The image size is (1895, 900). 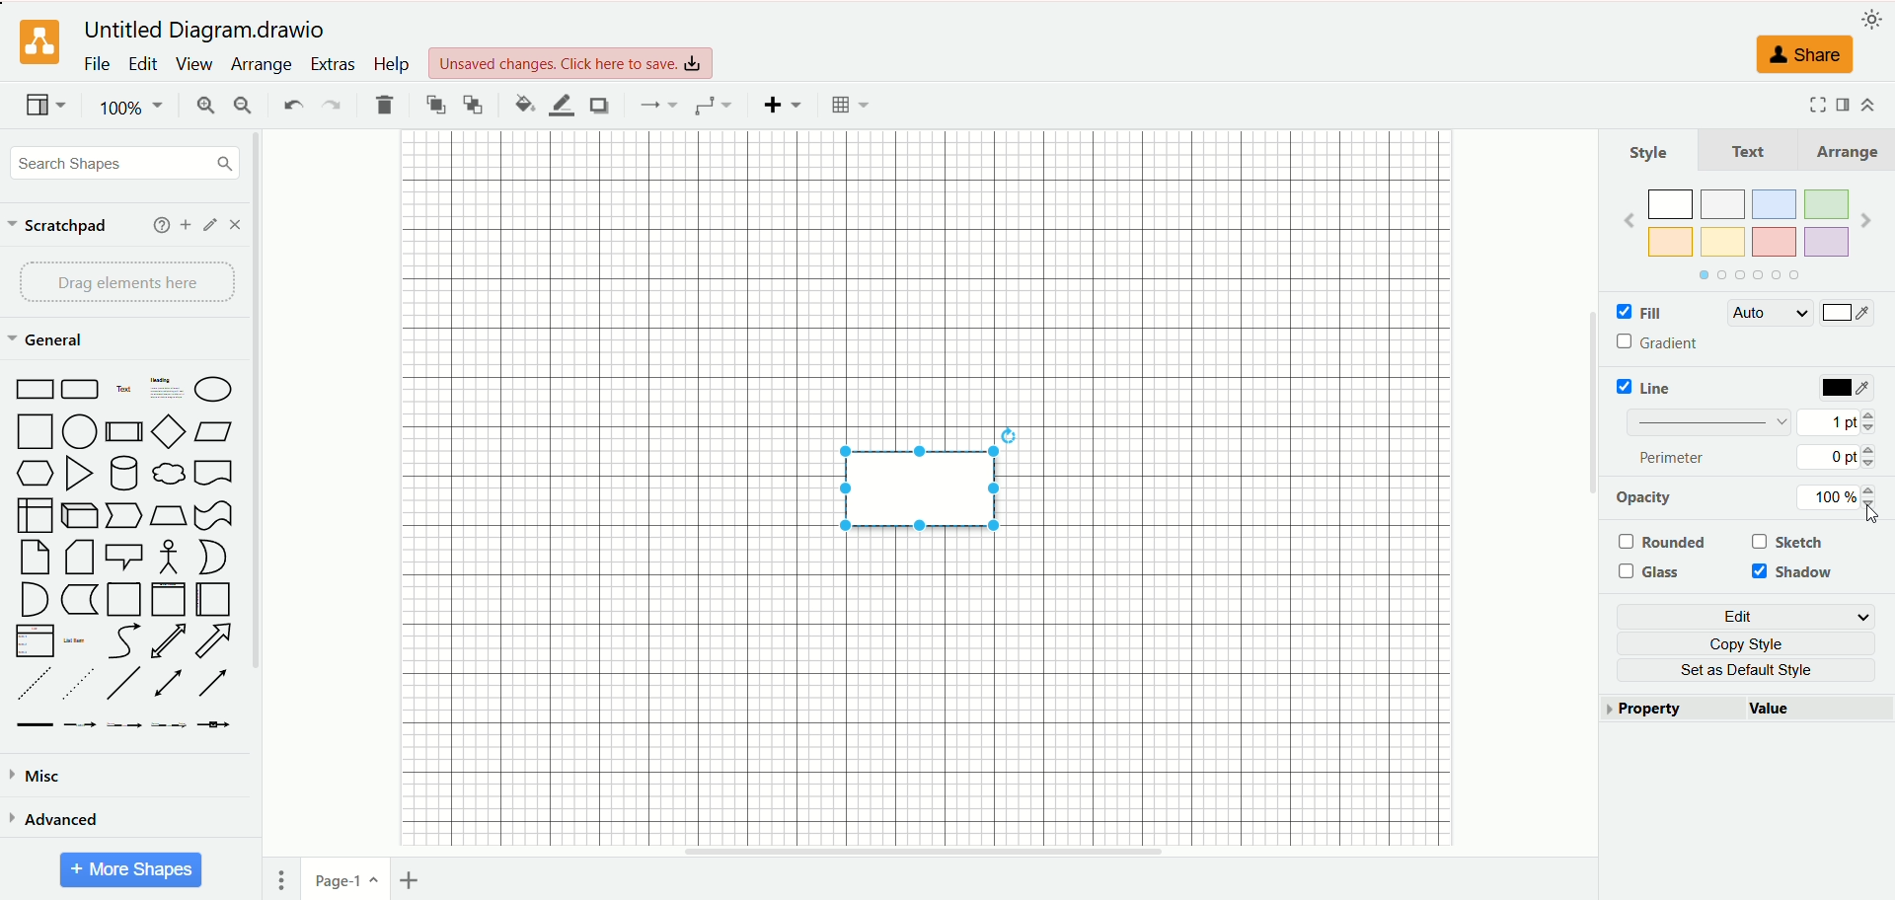 I want to click on logo, so click(x=37, y=43).